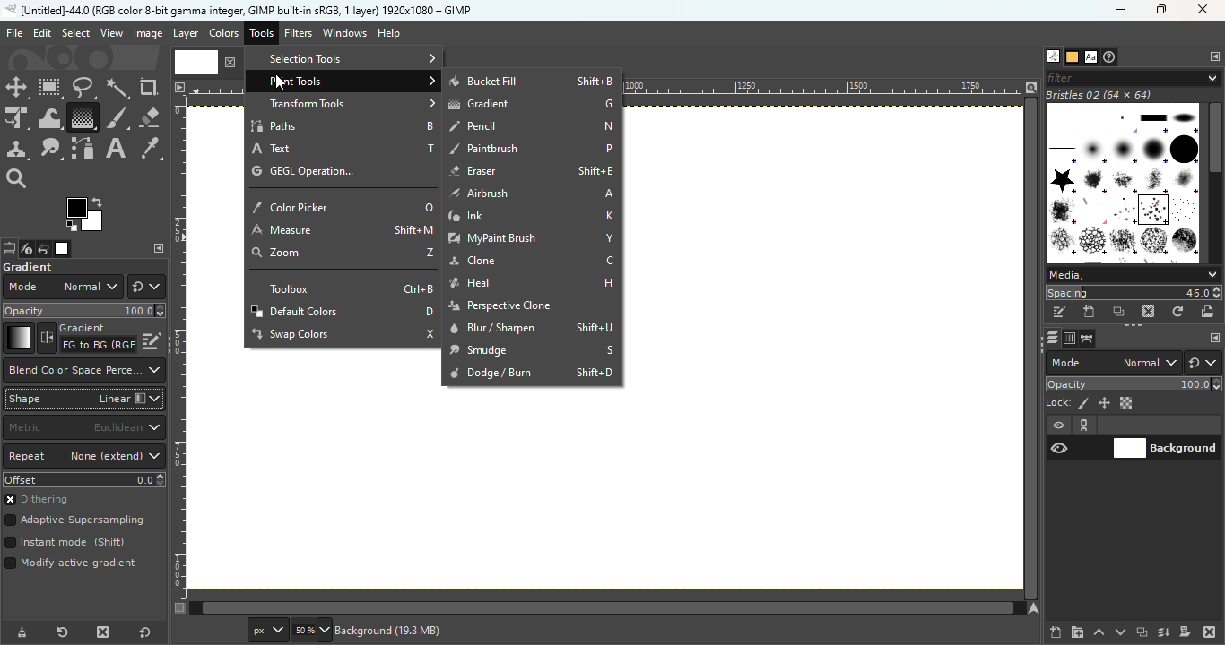  What do you see at coordinates (44, 248) in the screenshot?
I see `Open the undo history dialog` at bounding box center [44, 248].